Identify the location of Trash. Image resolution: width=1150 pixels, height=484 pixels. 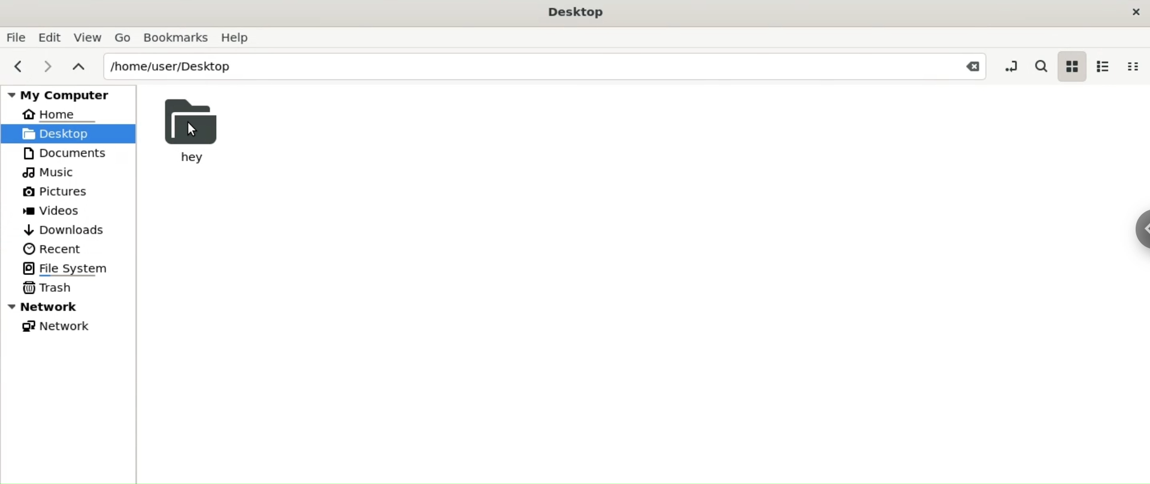
(49, 288).